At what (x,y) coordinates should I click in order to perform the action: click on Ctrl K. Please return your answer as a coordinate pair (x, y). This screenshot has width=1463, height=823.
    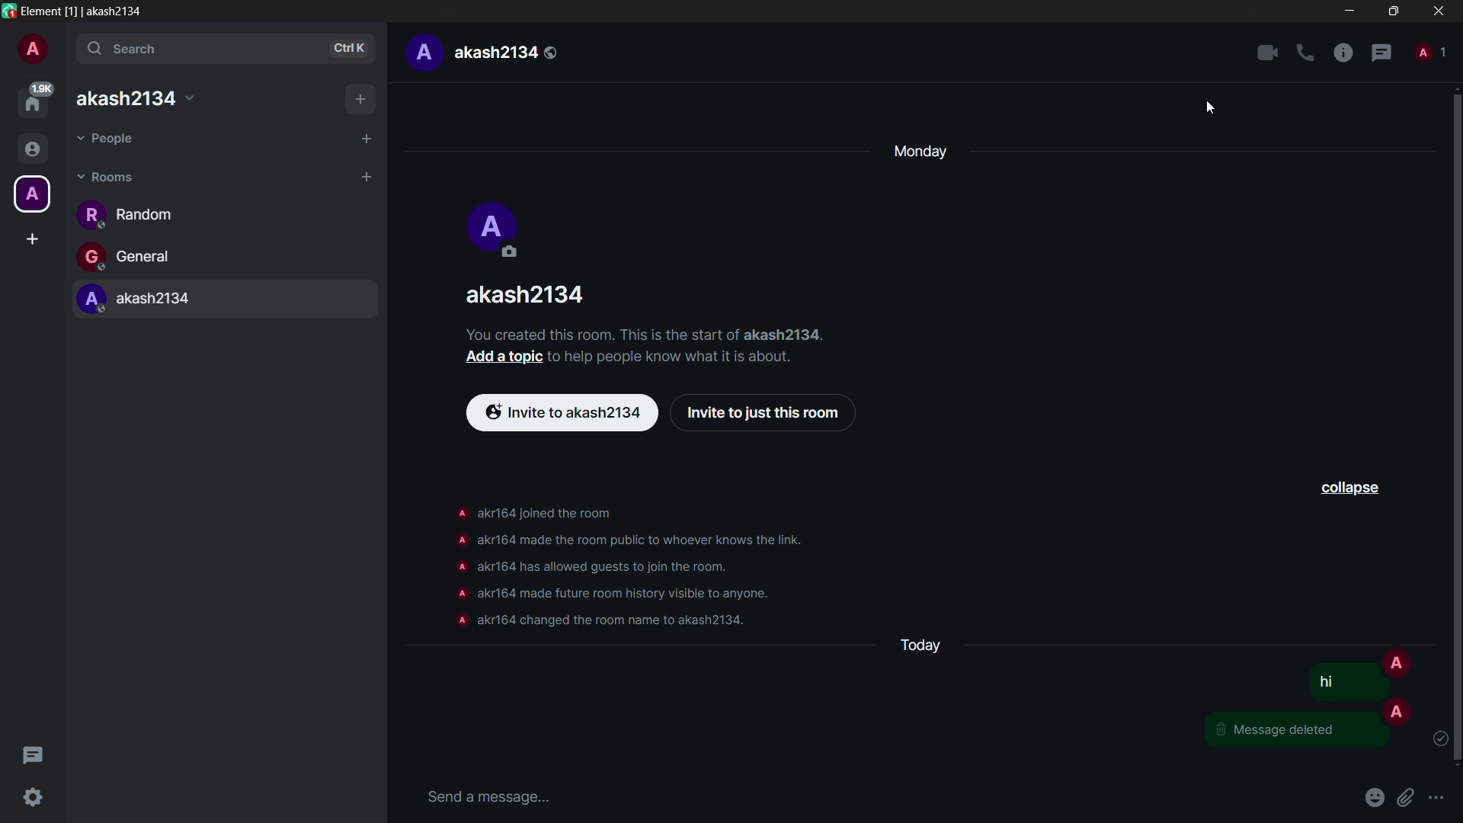
    Looking at the image, I should click on (350, 50).